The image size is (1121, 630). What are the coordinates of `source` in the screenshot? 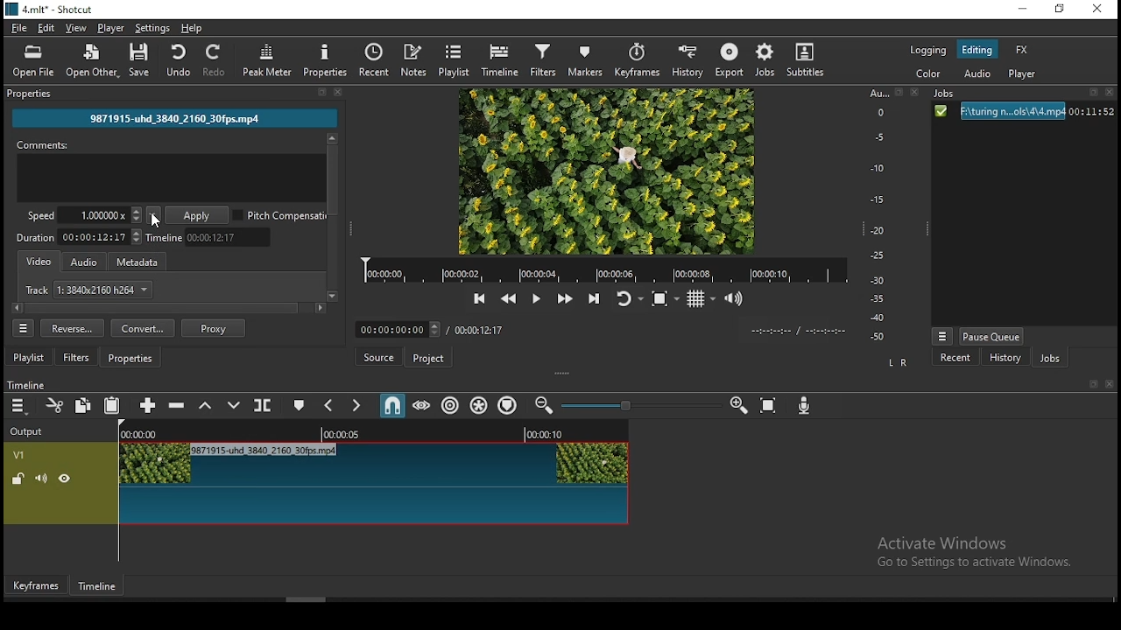 It's located at (380, 356).